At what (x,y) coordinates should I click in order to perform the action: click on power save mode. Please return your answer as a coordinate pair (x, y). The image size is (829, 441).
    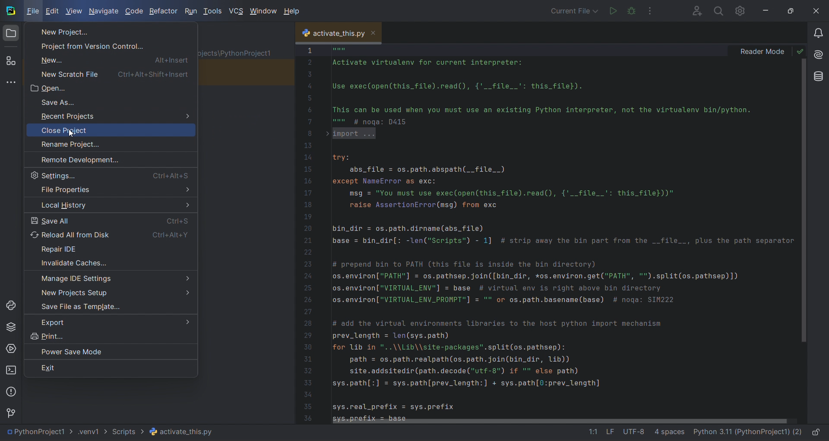
    Looking at the image, I should click on (110, 351).